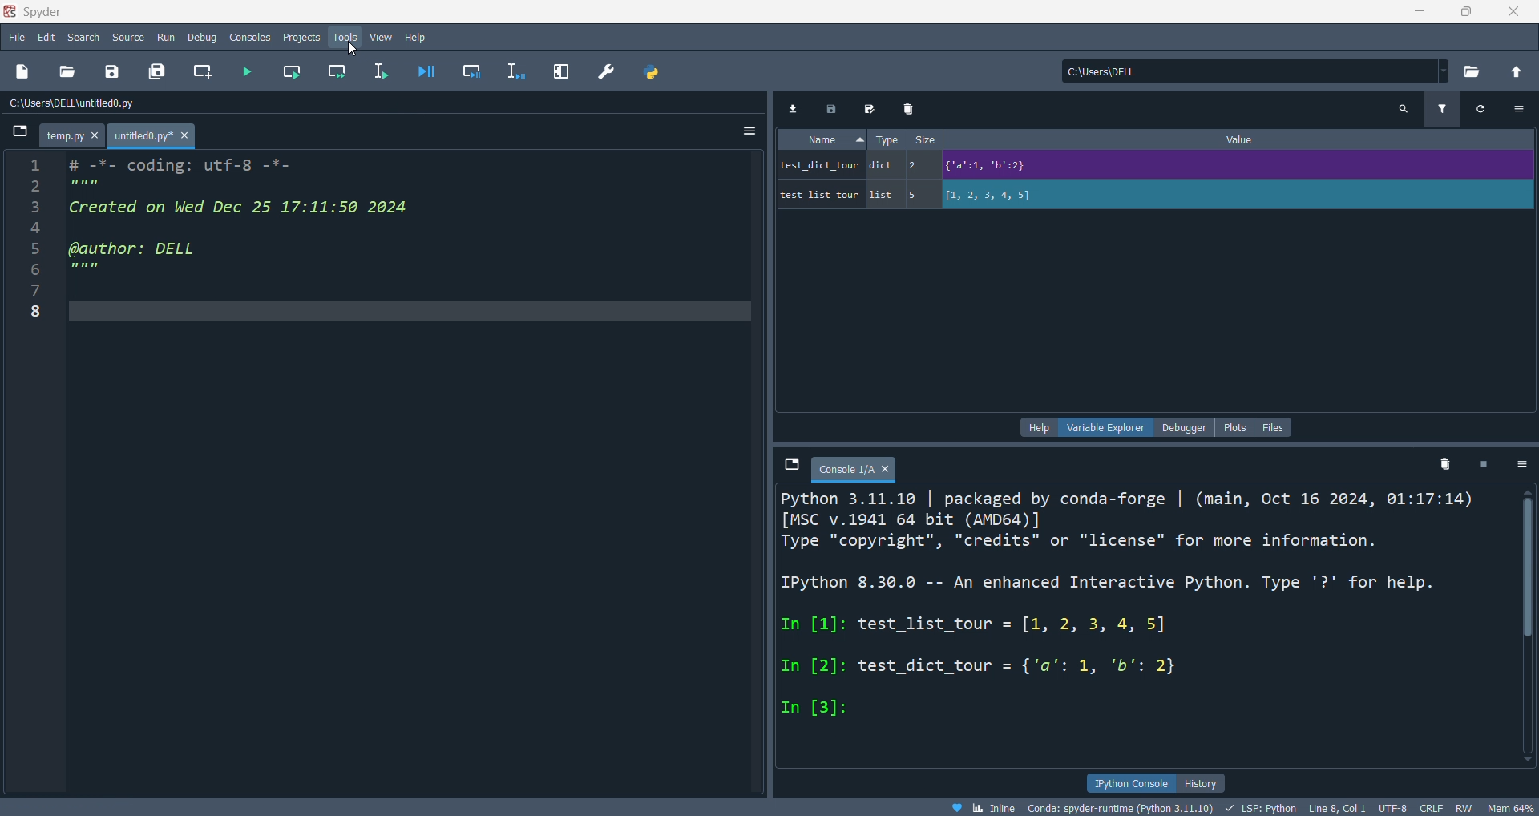 This screenshot has height=816, width=1539. I want to click on LSP Python, so click(1258, 806).